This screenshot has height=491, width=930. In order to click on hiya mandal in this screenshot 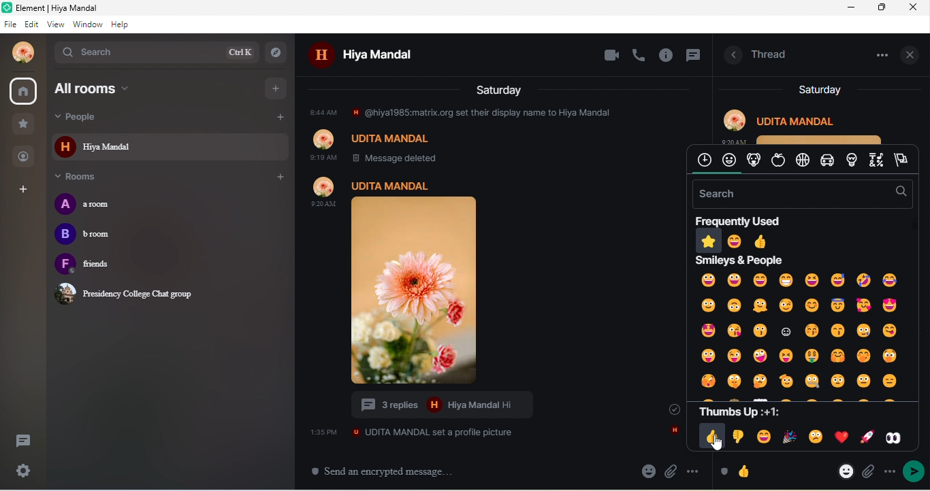, I will do `click(375, 56)`.